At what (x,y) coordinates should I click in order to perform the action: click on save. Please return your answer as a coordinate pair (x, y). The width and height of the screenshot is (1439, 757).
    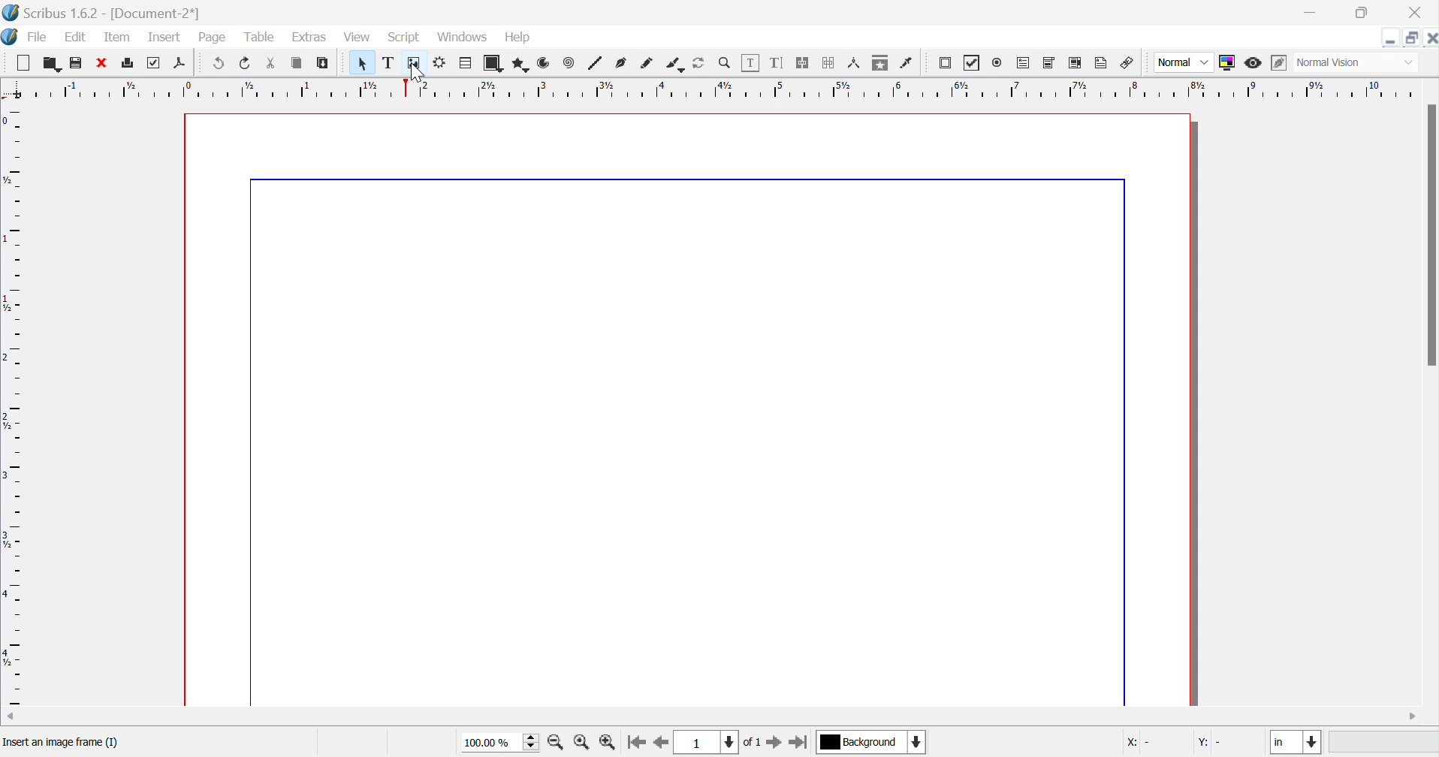
    Looking at the image, I should click on (77, 63).